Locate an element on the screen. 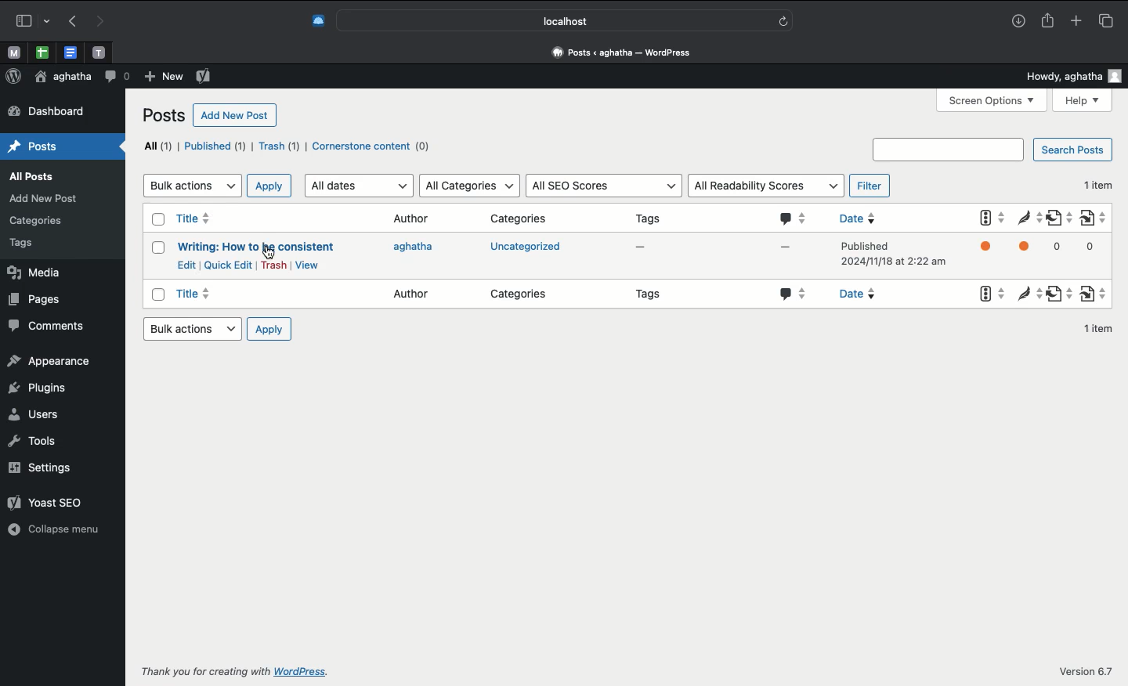 This screenshot has width=1128, height=686. Share is located at coordinates (1049, 21).